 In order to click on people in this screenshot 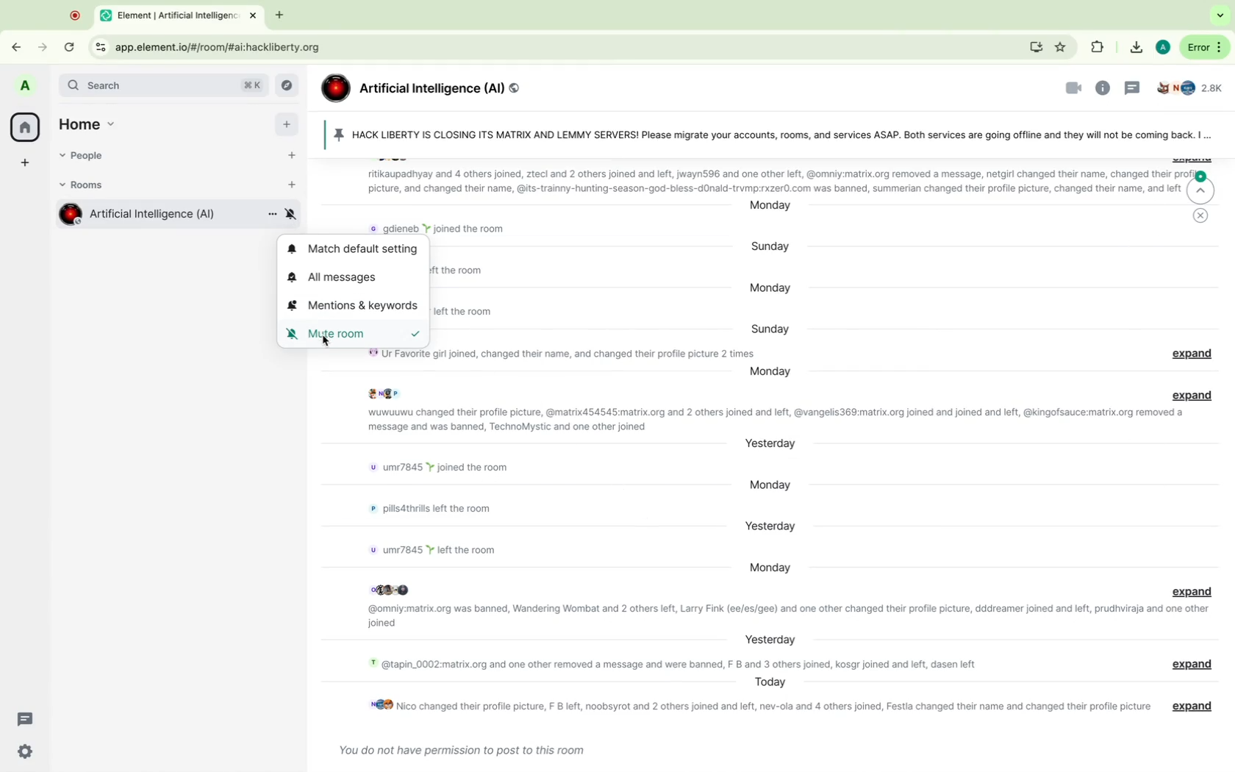, I will do `click(86, 156)`.